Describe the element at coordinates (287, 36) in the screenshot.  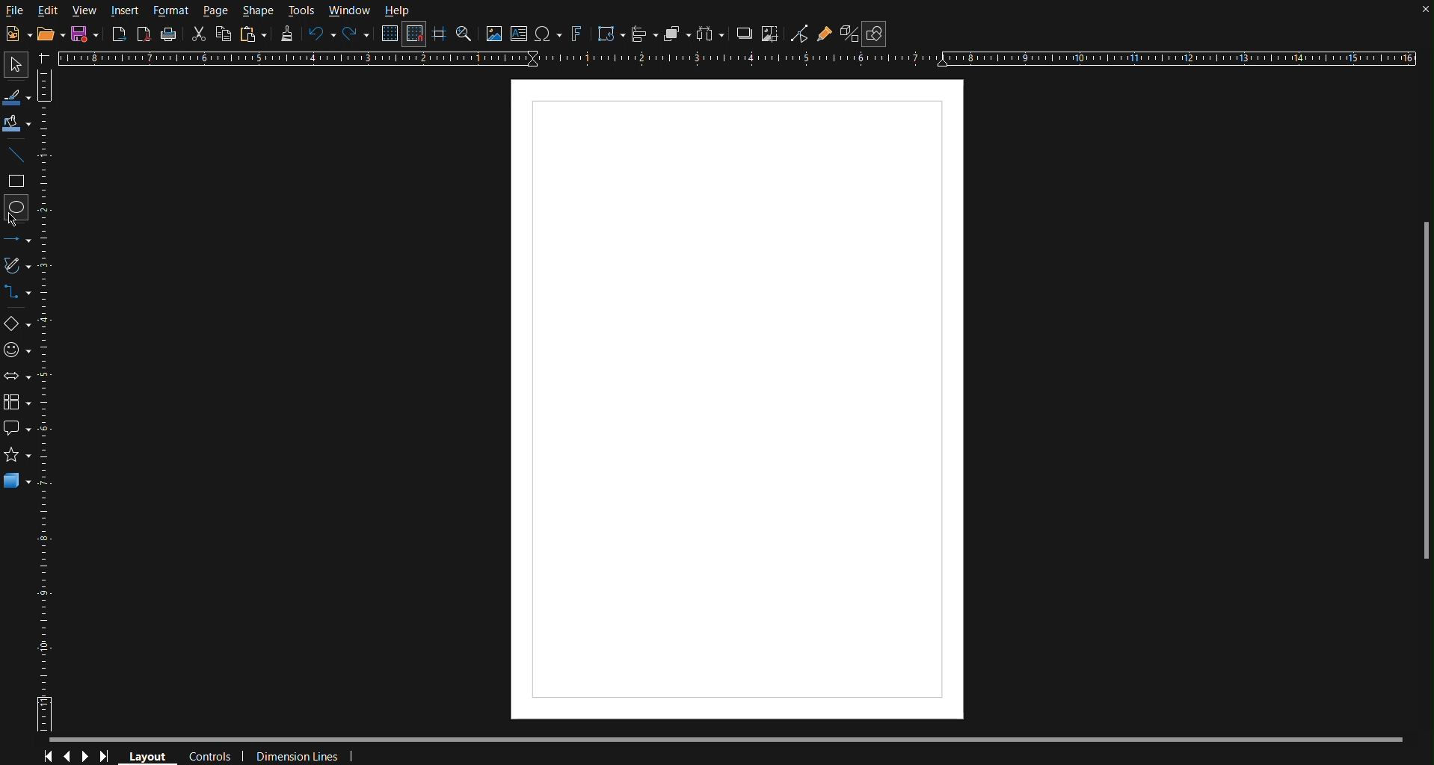
I see `Formatting` at that location.